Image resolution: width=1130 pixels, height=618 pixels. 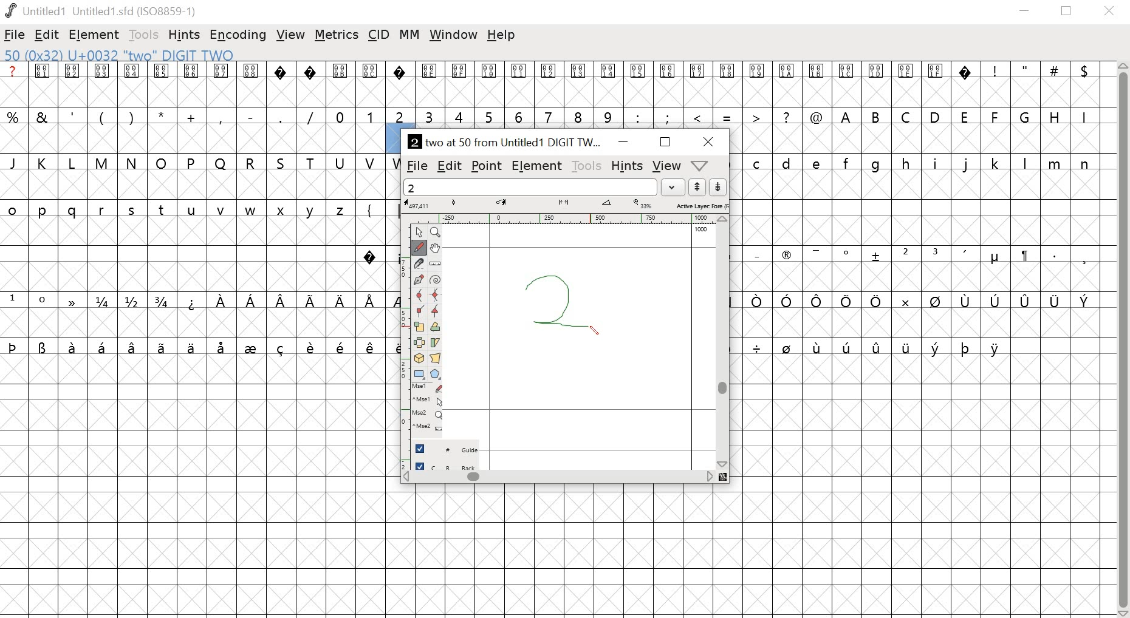 What do you see at coordinates (239, 35) in the screenshot?
I see `encoding` at bounding box center [239, 35].